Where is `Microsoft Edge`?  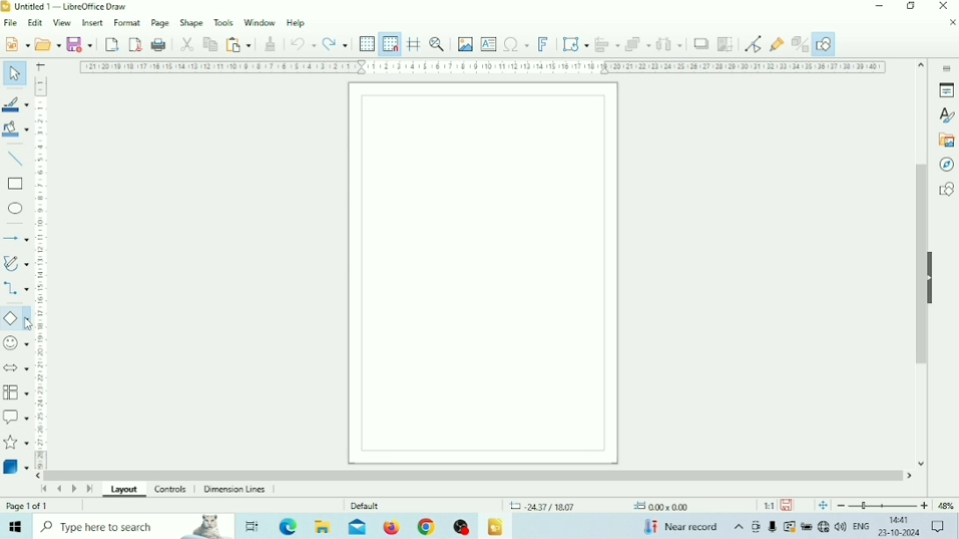
Microsoft Edge is located at coordinates (290, 526).